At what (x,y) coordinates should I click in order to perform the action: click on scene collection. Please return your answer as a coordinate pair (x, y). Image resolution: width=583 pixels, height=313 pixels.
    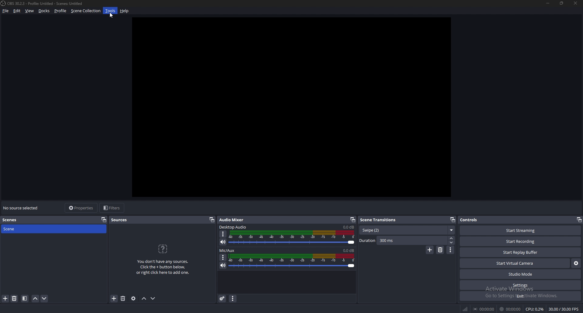
    Looking at the image, I should click on (87, 10).